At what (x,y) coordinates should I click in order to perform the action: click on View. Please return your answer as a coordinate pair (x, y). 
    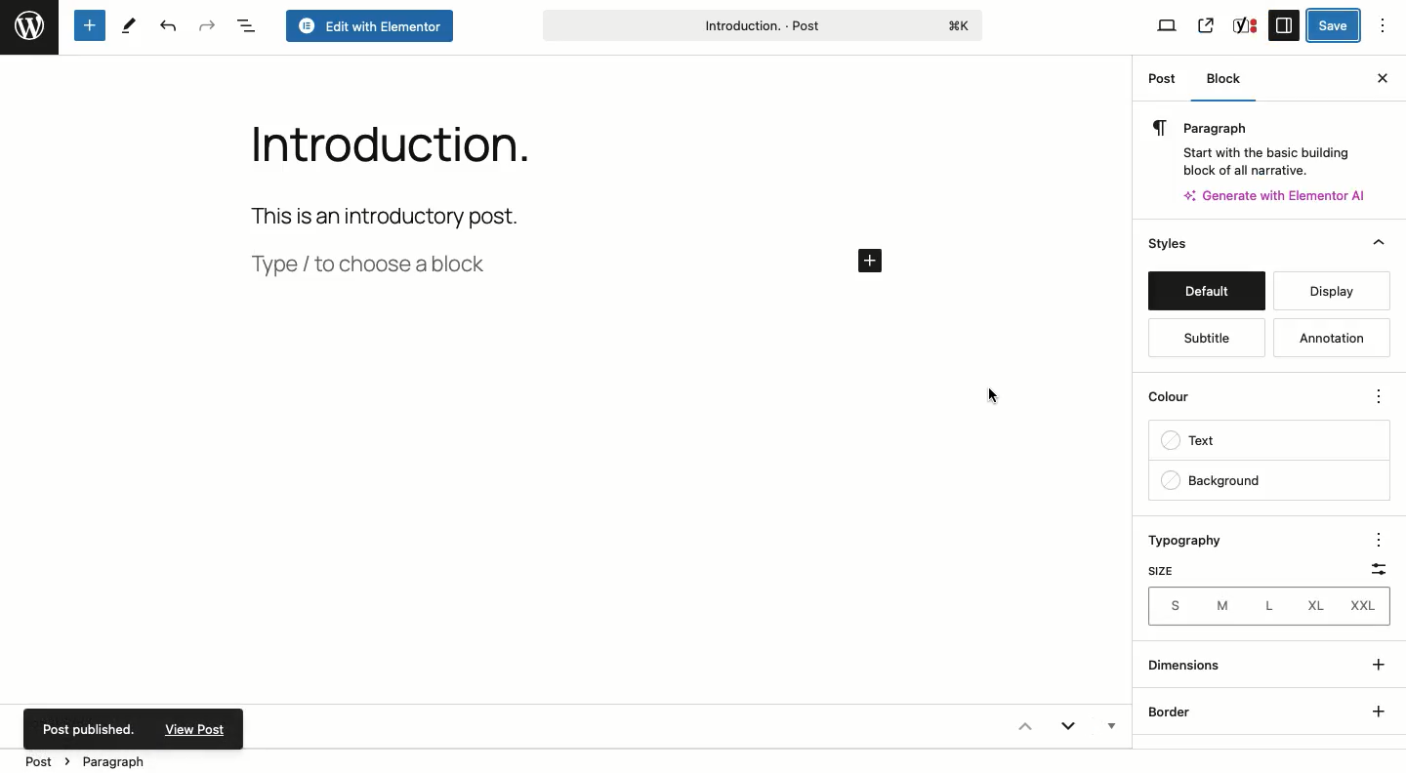
    Looking at the image, I should click on (1166, 26).